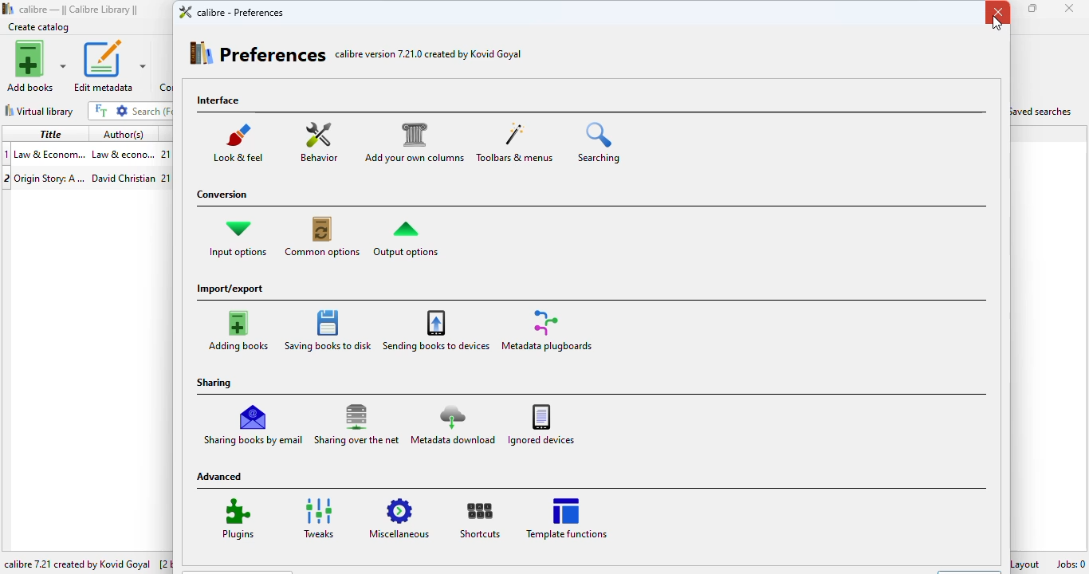 The image size is (1089, 574). Describe the element at coordinates (541, 423) in the screenshot. I see `ignored devices` at that location.